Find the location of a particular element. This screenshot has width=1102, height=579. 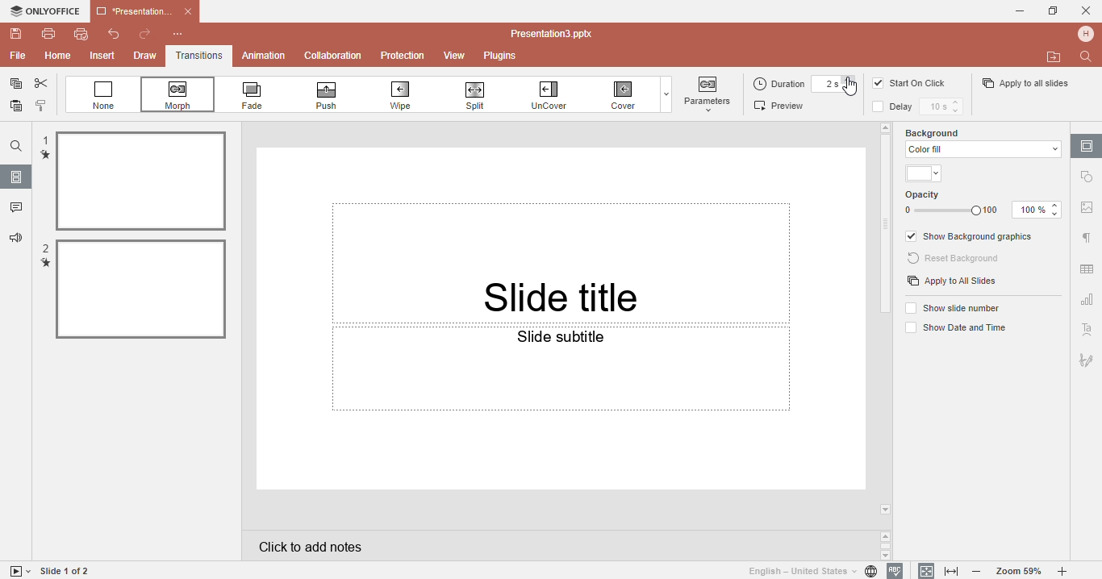

Push is located at coordinates (340, 95).